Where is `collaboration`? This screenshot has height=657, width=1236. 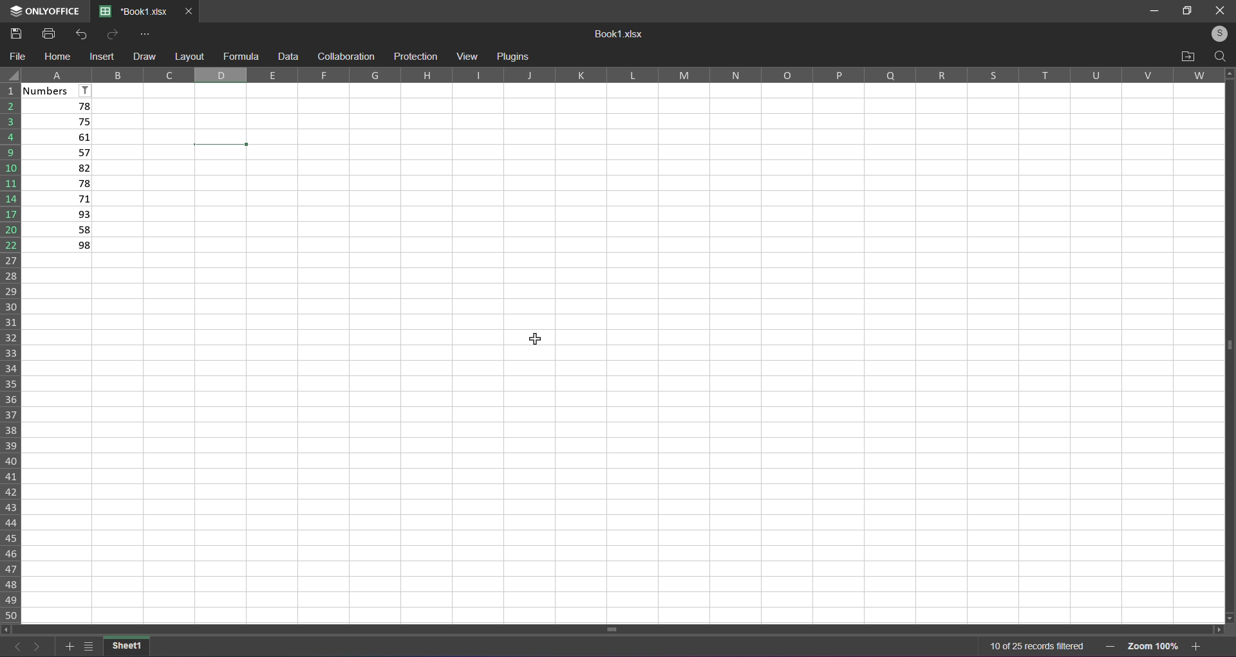
collaboration is located at coordinates (344, 57).